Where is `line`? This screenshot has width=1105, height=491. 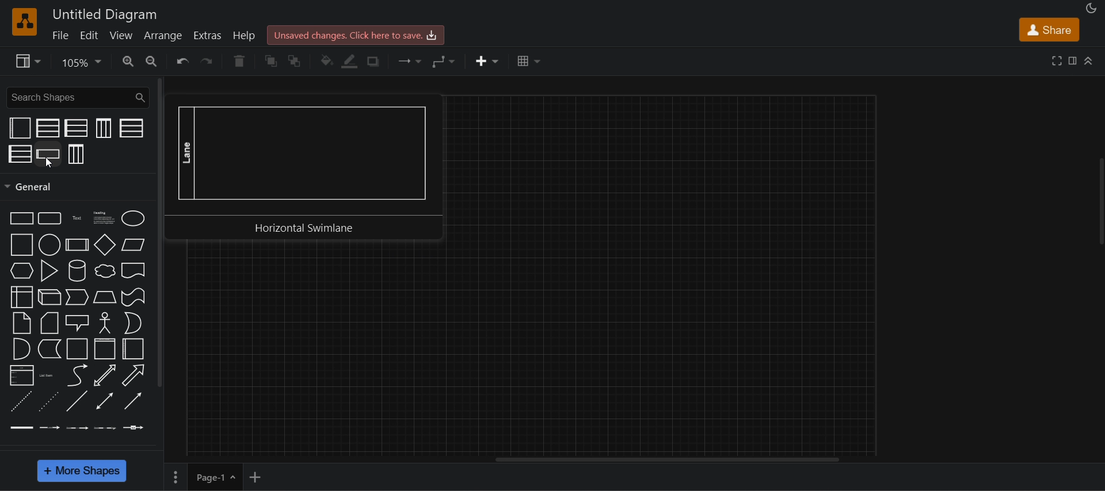
line is located at coordinates (77, 400).